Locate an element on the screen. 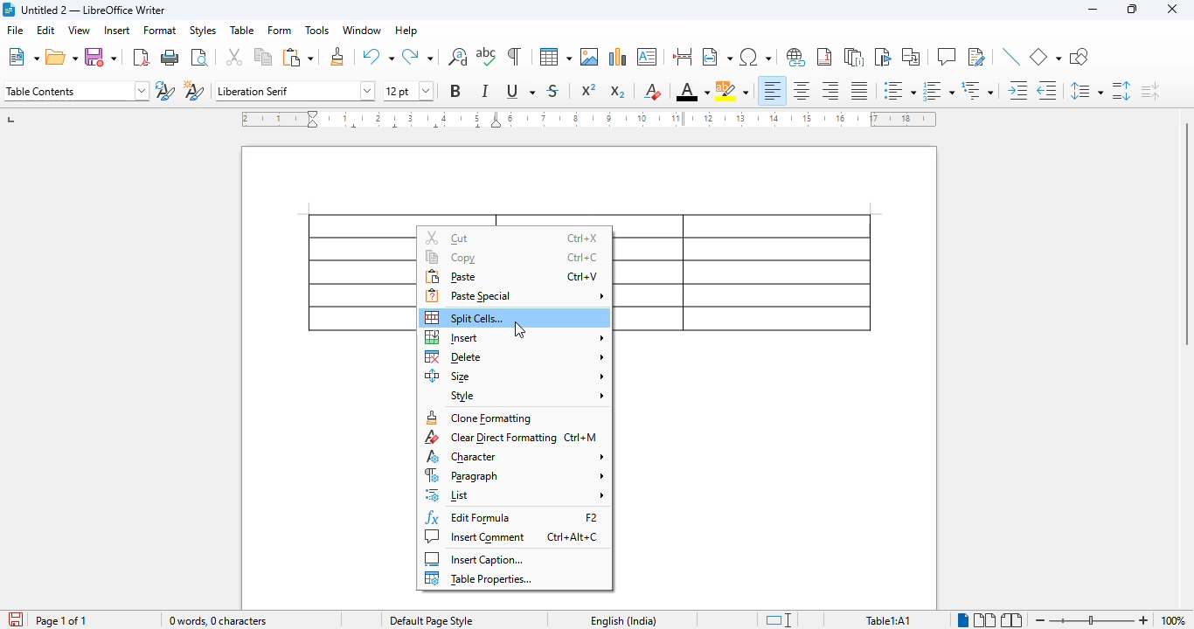  clear direct formatting is located at coordinates (489, 438).